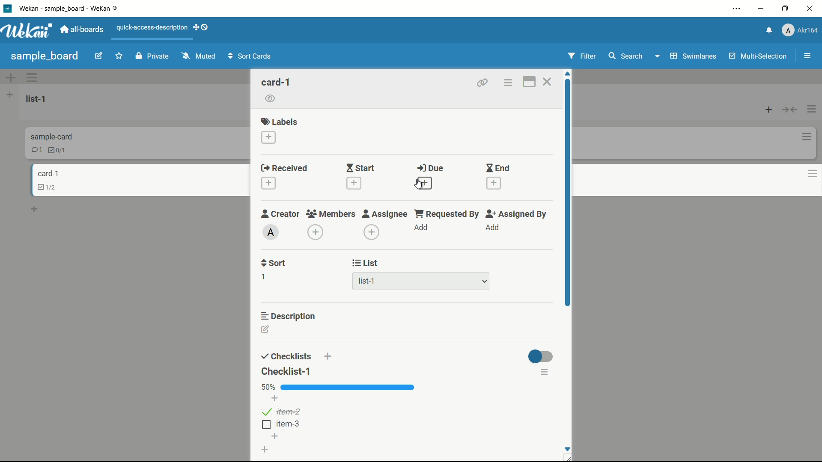  Describe the element at coordinates (270, 232) in the screenshot. I see `admin` at that location.